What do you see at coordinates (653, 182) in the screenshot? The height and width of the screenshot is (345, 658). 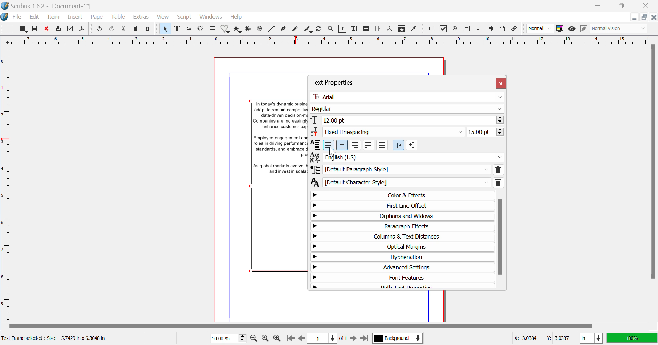 I see `Scroll Bar` at bounding box center [653, 182].